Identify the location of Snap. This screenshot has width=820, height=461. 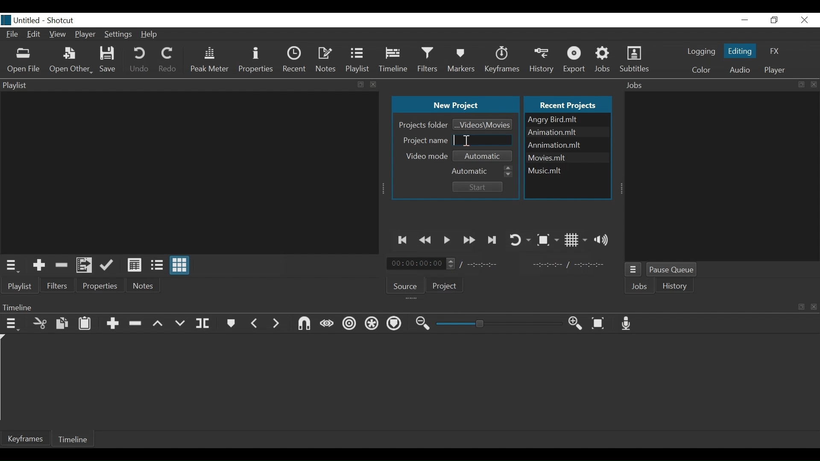
(304, 324).